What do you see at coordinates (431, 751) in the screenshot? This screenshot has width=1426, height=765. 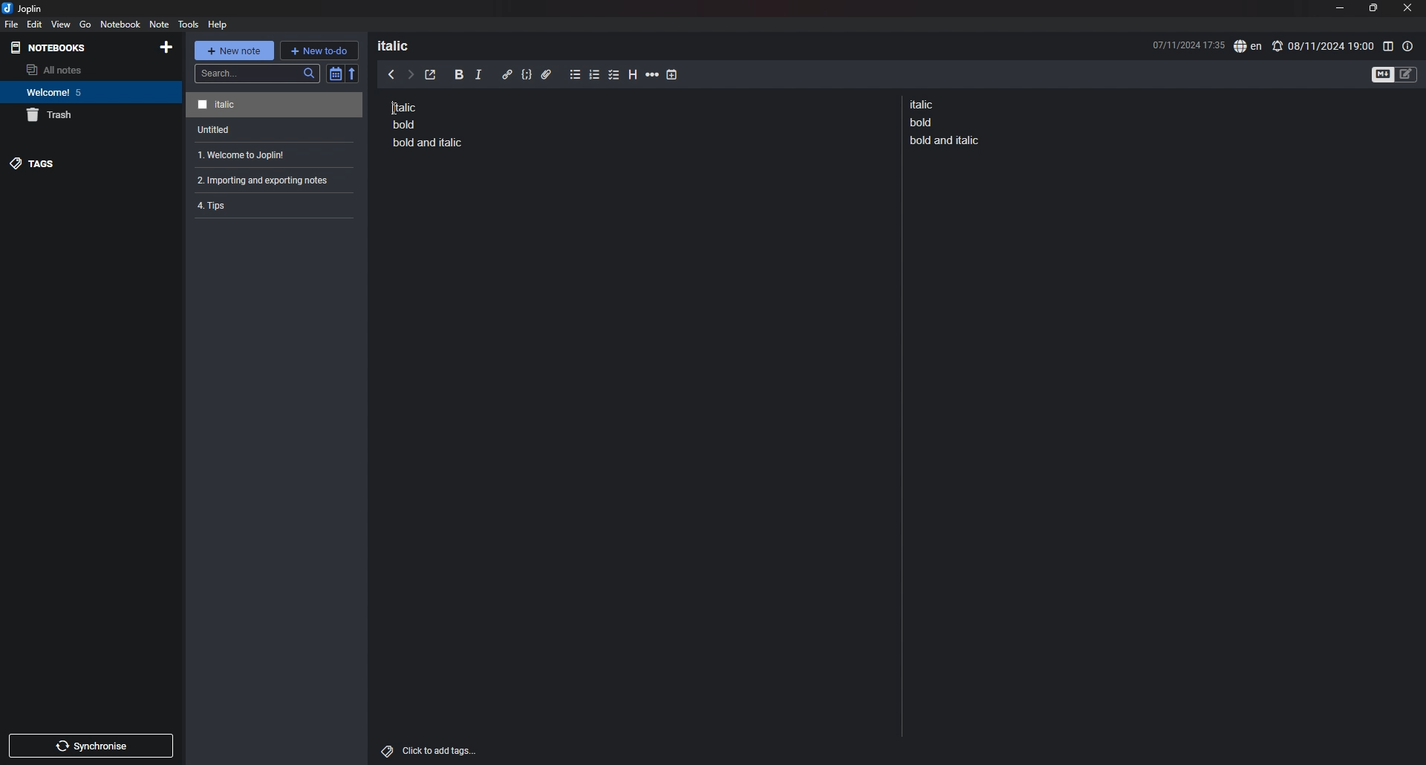 I see `add tags` at bounding box center [431, 751].